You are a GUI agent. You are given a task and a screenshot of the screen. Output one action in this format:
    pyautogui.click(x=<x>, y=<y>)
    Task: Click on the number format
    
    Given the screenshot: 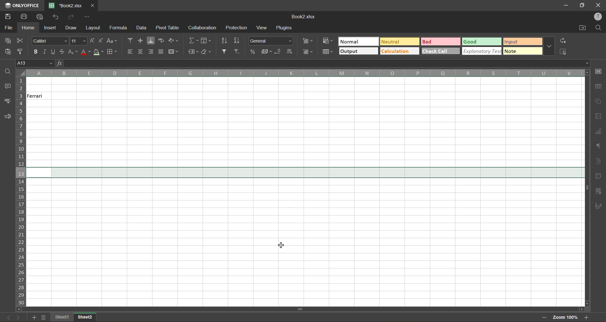 What is the action you would take?
    pyautogui.click(x=270, y=41)
    